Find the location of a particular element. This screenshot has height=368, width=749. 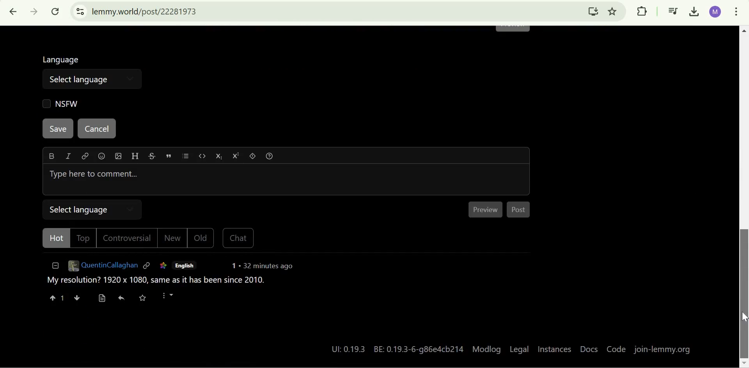

Click to go forward, hold to see history is located at coordinates (34, 12).